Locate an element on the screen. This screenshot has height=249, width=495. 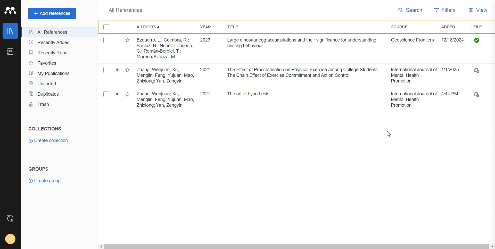
International journal of Mental Health is located at coordinates (414, 75).